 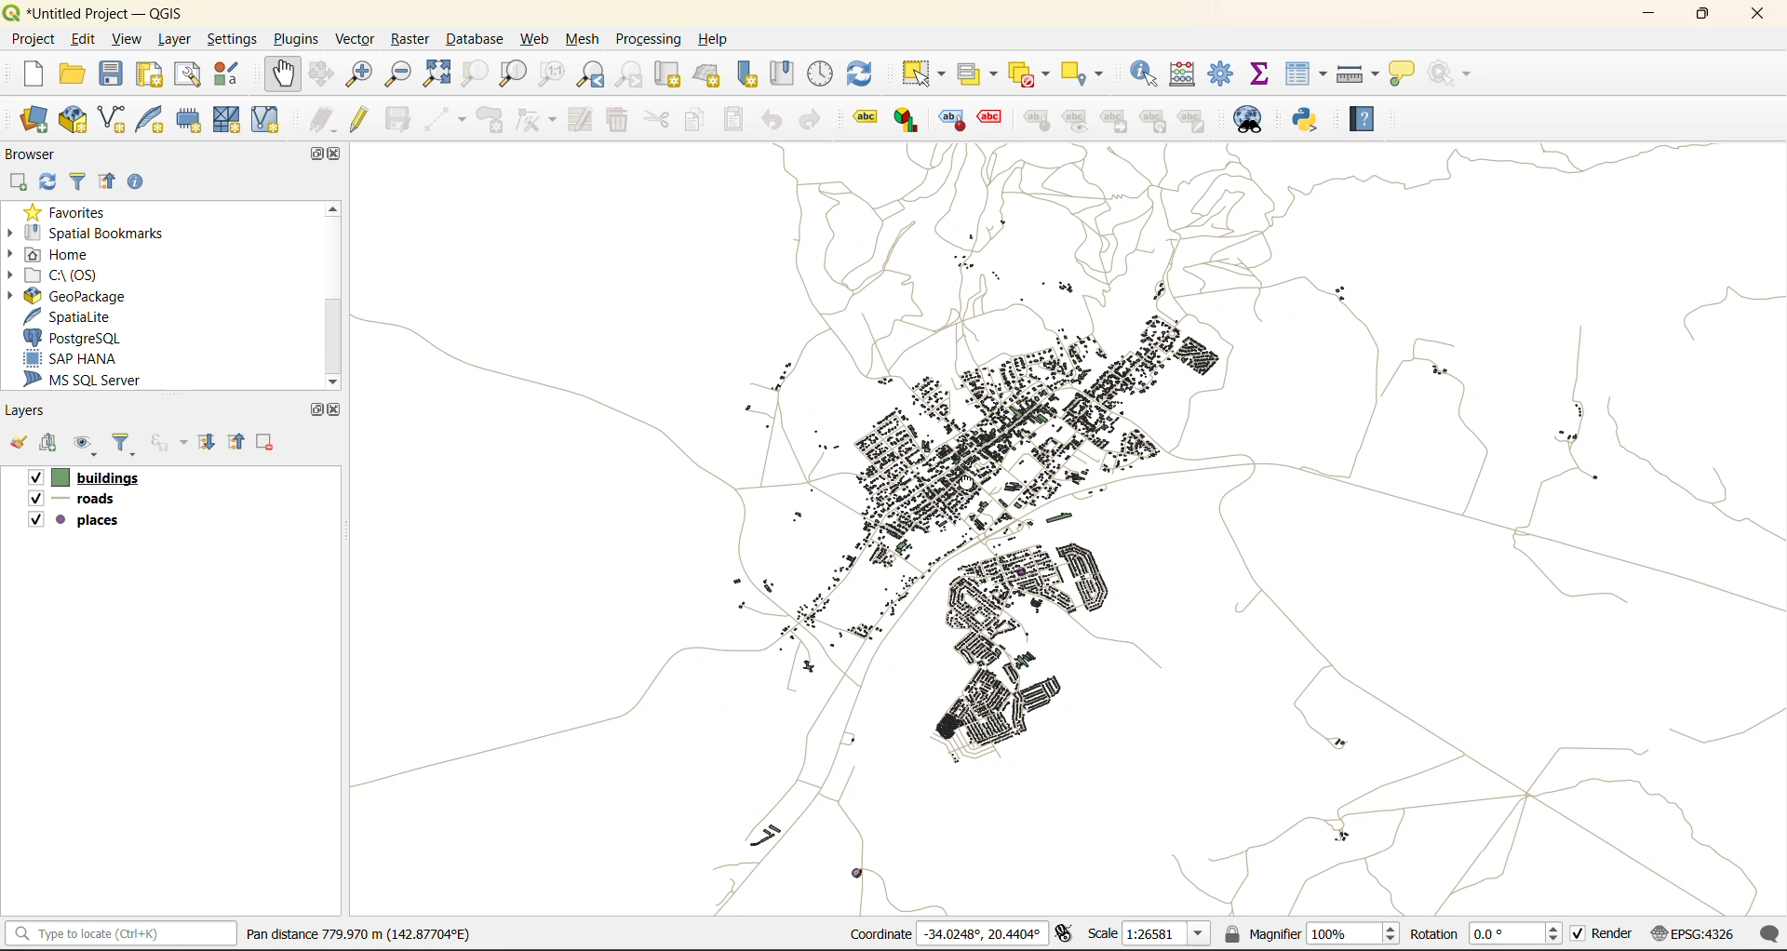 What do you see at coordinates (335, 408) in the screenshot?
I see `close` at bounding box center [335, 408].